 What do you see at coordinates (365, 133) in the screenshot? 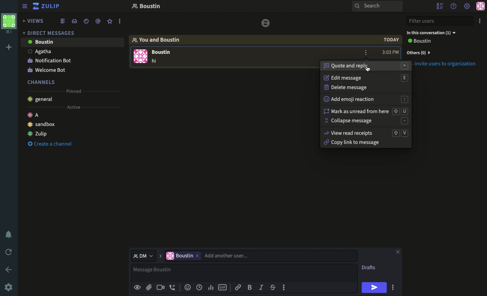
I see `View read receipts` at bounding box center [365, 133].